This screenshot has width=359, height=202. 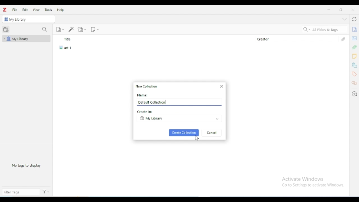 What do you see at coordinates (151, 102) in the screenshot?
I see `Default Collection` at bounding box center [151, 102].